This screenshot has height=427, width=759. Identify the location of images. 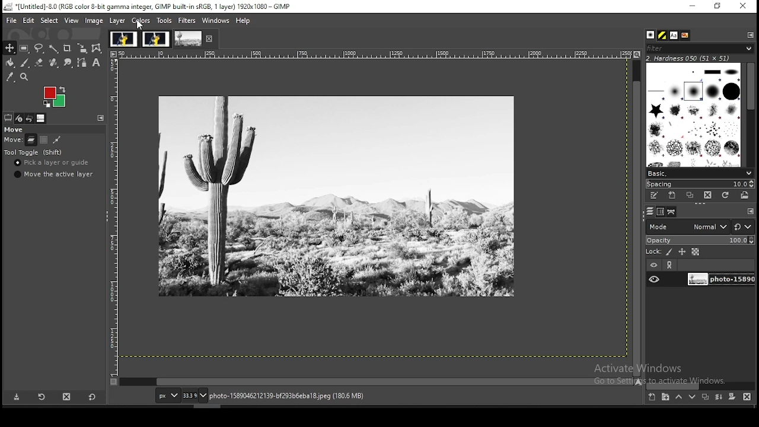
(42, 119).